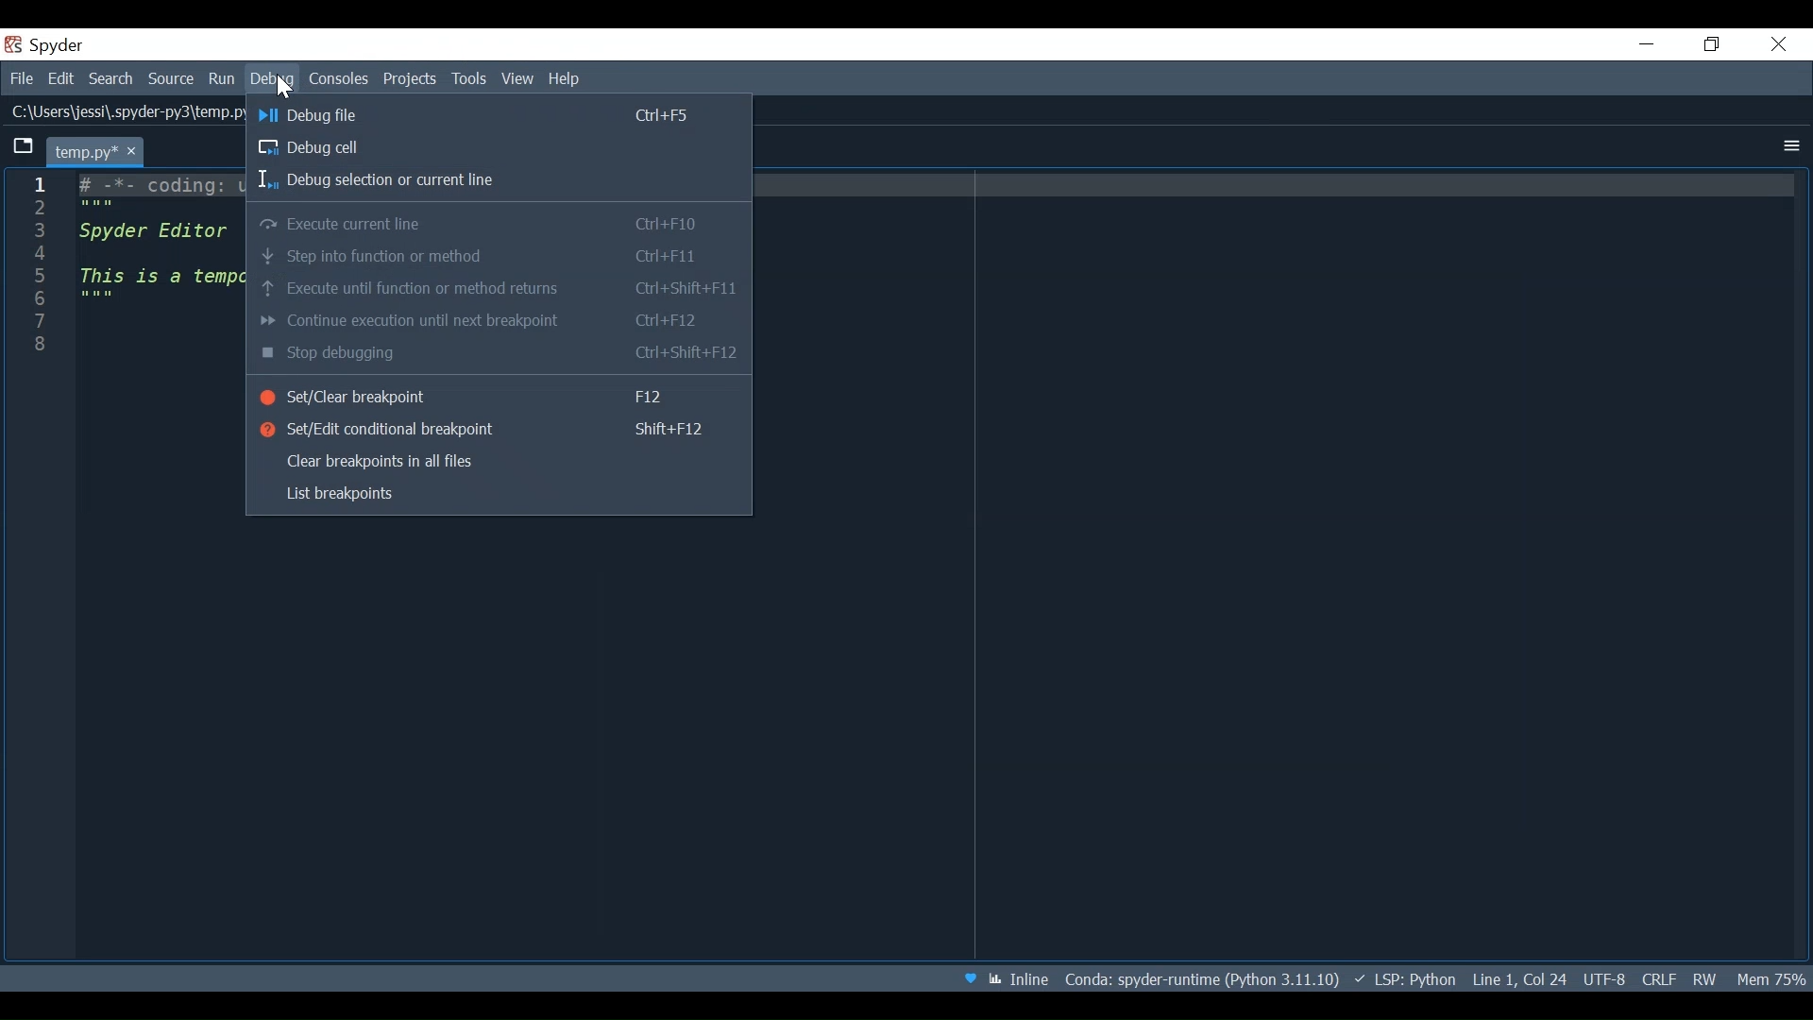 The width and height of the screenshot is (1813, 1020). I want to click on File Path, so click(1200, 977).